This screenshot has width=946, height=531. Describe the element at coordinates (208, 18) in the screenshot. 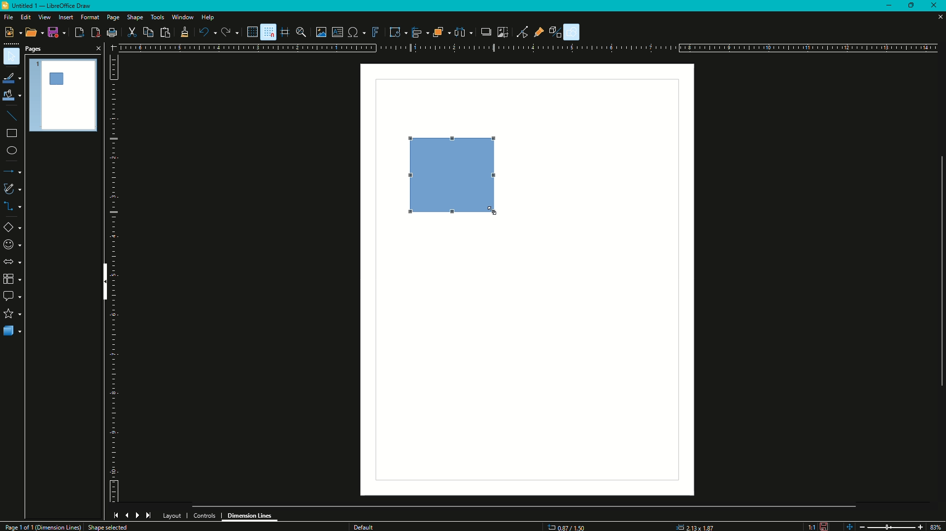

I see `Help` at that location.